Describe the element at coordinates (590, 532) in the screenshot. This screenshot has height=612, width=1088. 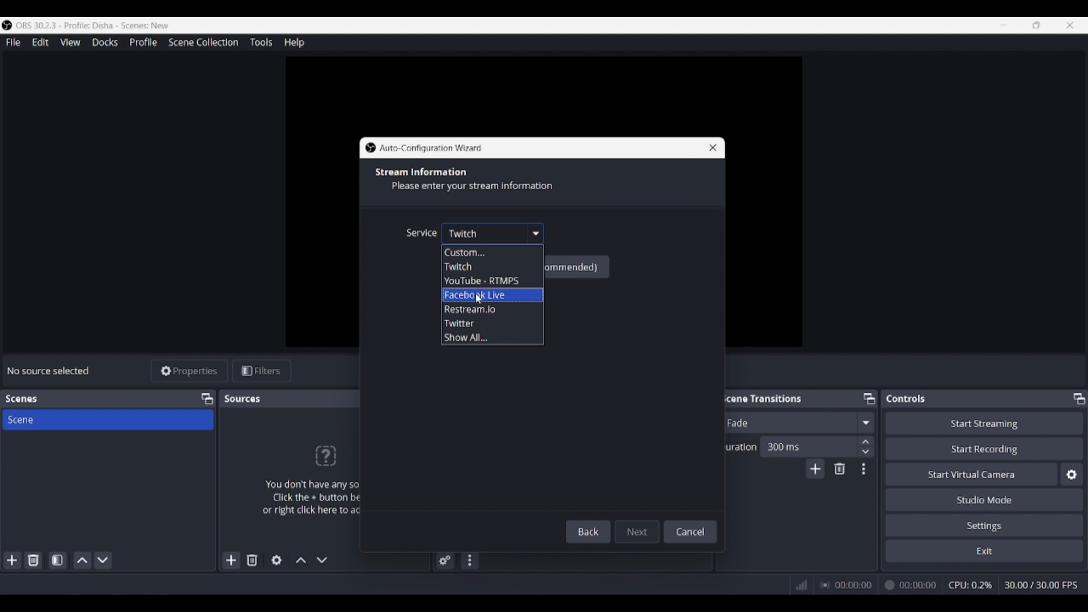
I see `Back` at that location.